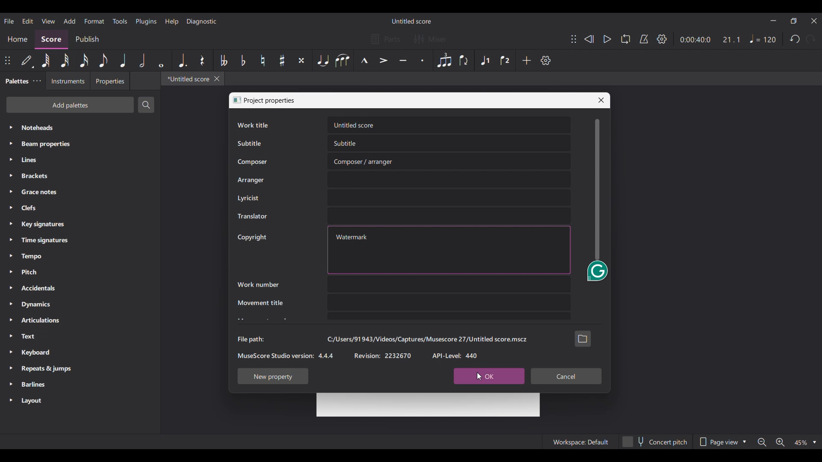 This screenshot has height=462, width=822. Describe the element at coordinates (465, 60) in the screenshot. I see `Flip direction` at that location.